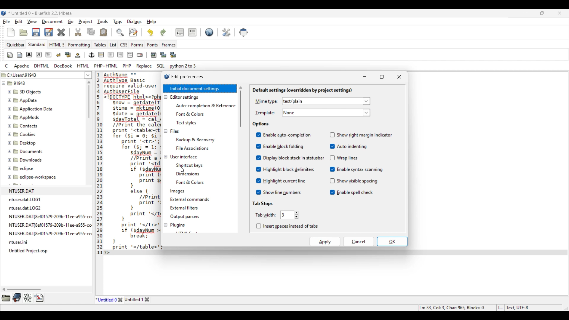 This screenshot has width=569, height=320. What do you see at coordinates (382, 77) in the screenshot?
I see `Maximize` at bounding box center [382, 77].